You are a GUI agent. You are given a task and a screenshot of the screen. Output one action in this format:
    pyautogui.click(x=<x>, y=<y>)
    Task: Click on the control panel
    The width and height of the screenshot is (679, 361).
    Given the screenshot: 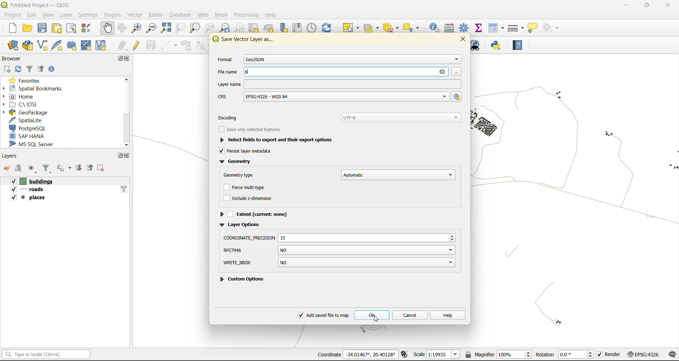 What is the action you would take?
    pyautogui.click(x=312, y=28)
    